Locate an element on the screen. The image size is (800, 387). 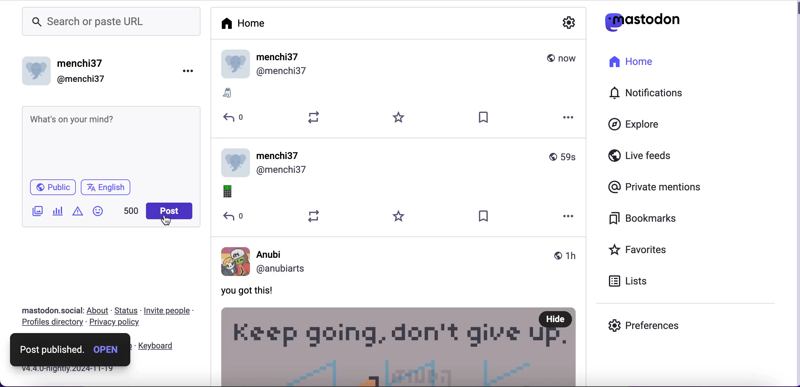
live feeds is located at coordinates (643, 155).